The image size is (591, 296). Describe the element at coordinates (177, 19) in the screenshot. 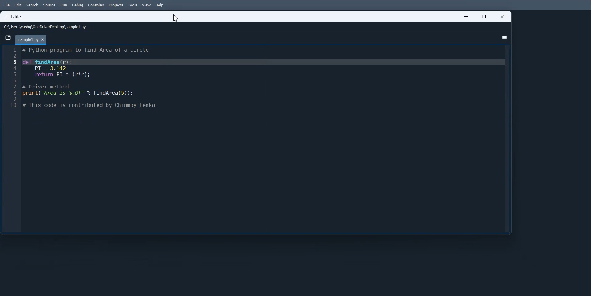

I see `Cursor` at that location.